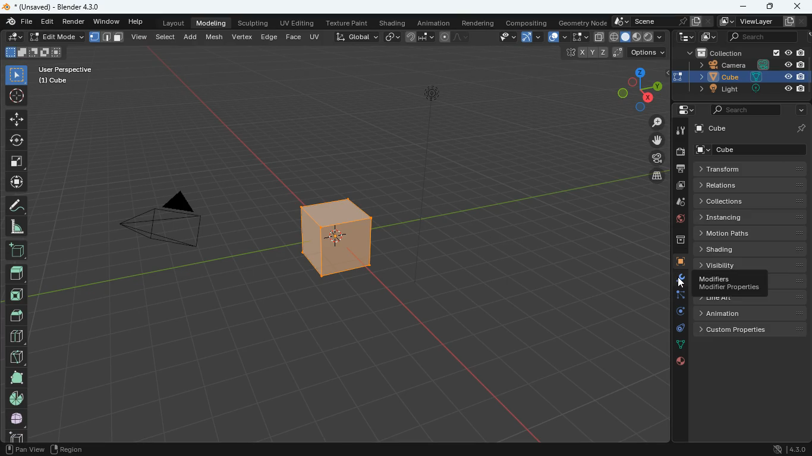 Image resolution: width=812 pixels, height=456 pixels. What do you see at coordinates (14, 36) in the screenshot?
I see `edit` at bounding box center [14, 36].